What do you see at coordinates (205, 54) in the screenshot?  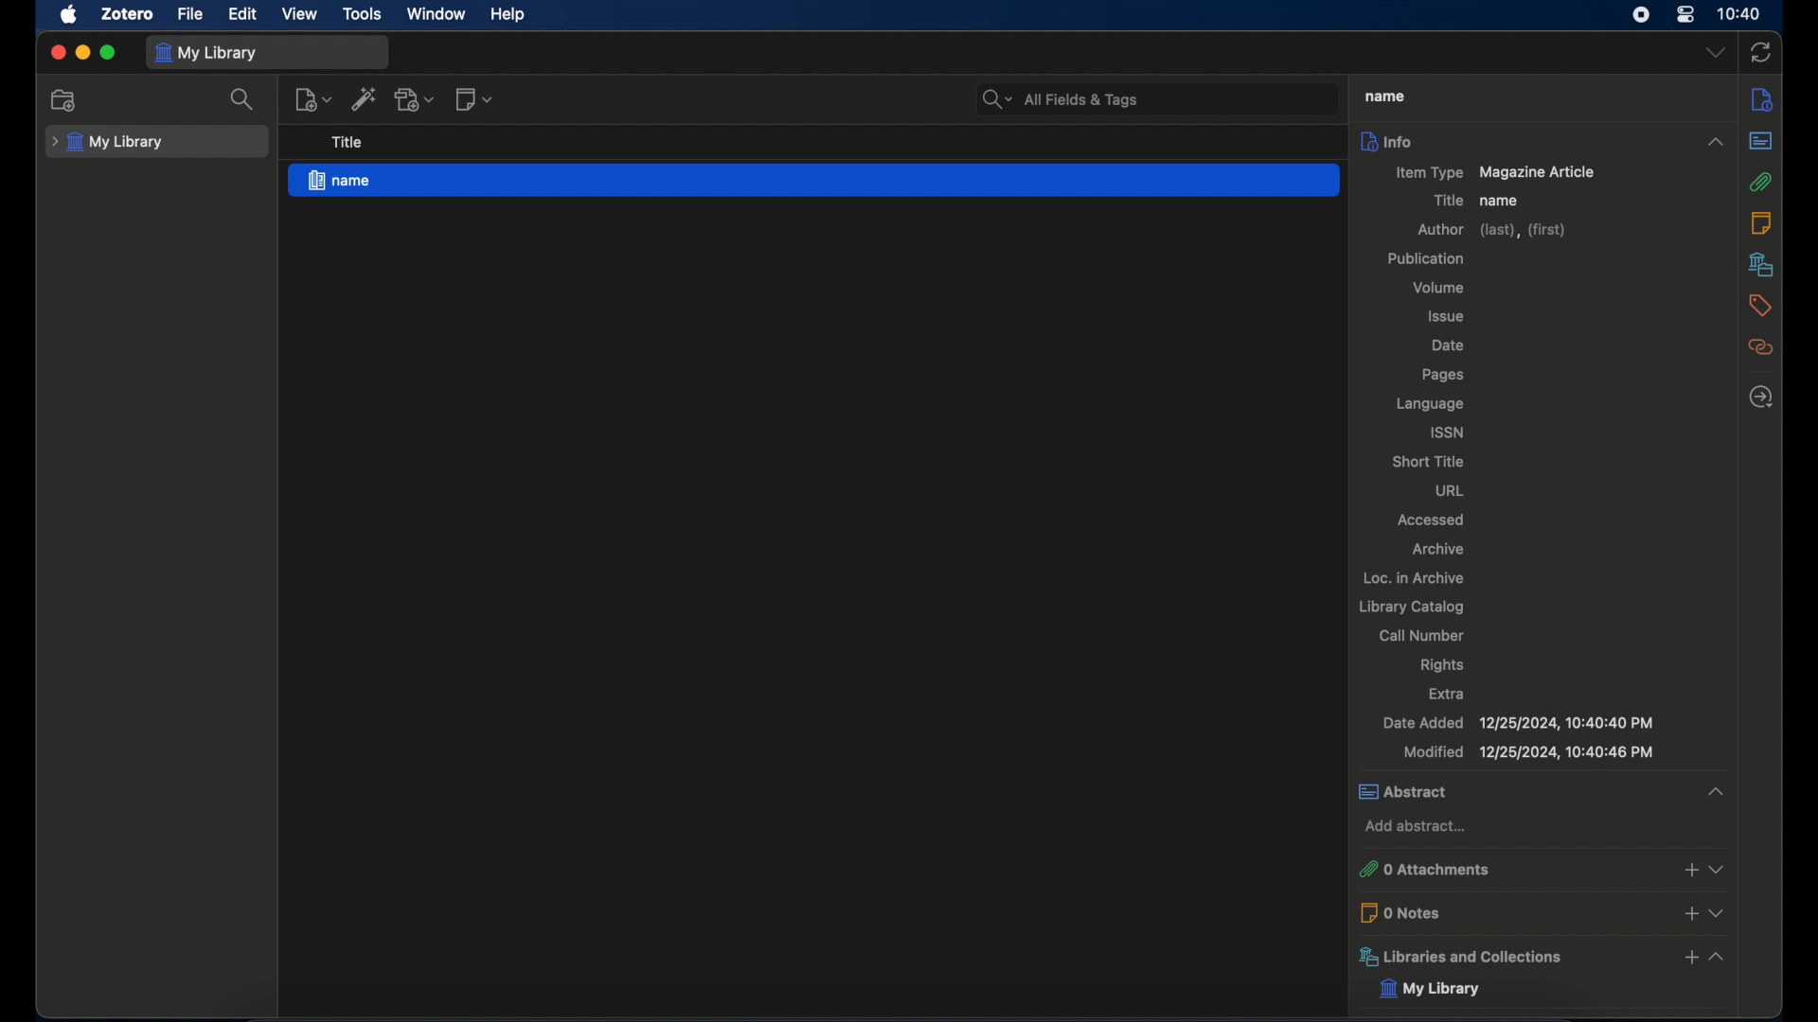 I see `my library` at bounding box center [205, 54].